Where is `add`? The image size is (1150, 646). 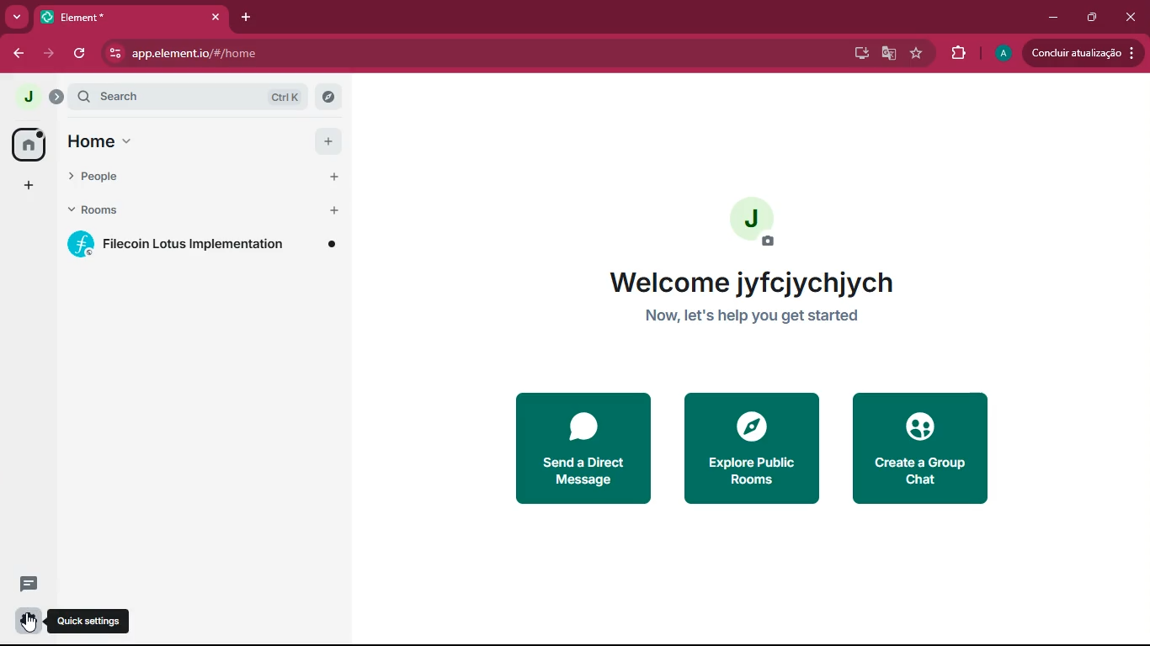
add is located at coordinates (29, 184).